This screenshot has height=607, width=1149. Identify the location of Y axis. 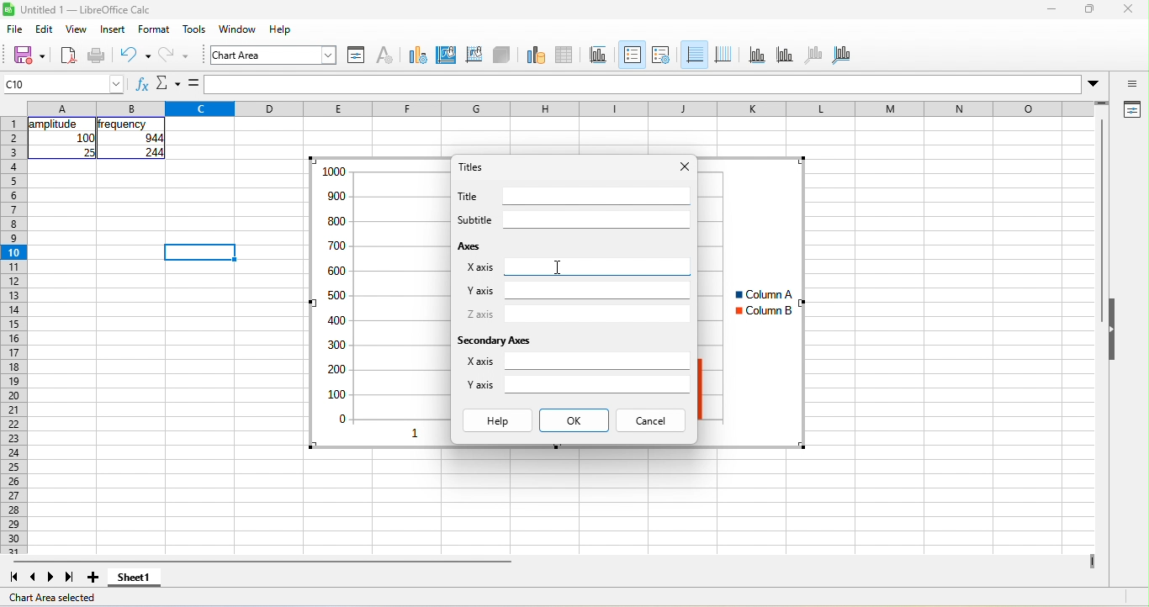
(480, 384).